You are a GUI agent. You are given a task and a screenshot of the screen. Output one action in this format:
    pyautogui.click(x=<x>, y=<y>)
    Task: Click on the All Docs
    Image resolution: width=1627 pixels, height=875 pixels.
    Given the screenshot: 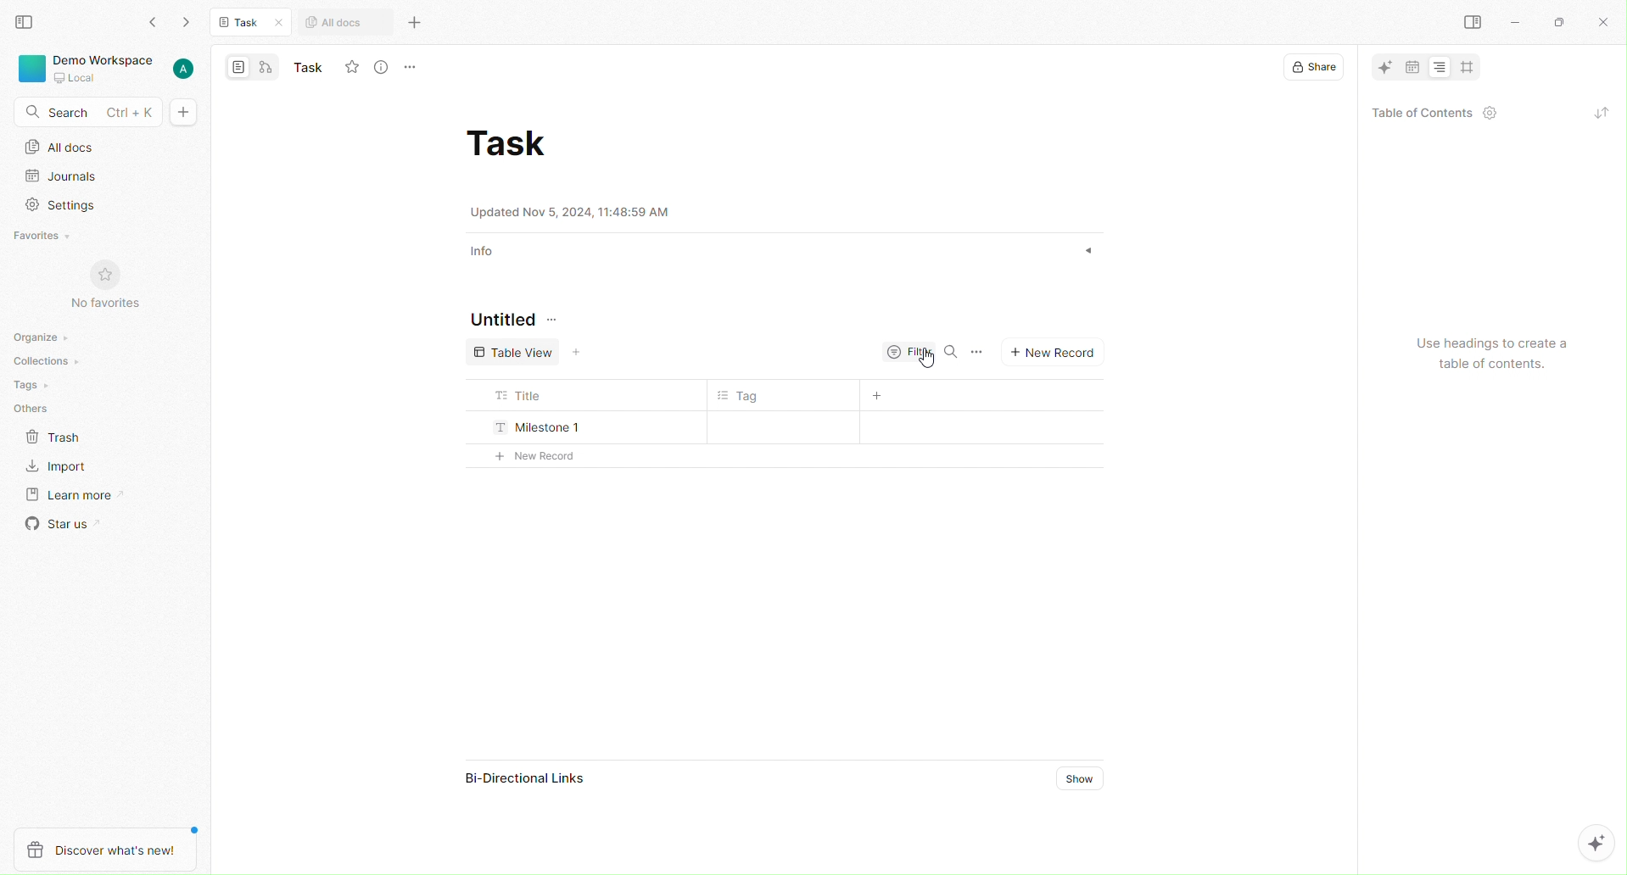 What is the action you would take?
    pyautogui.click(x=67, y=149)
    